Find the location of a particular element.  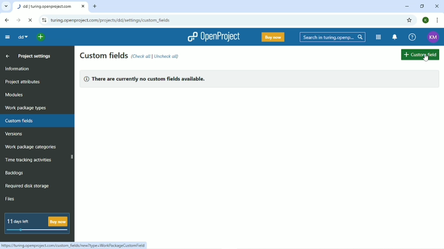

Time tracking activities is located at coordinates (29, 161).